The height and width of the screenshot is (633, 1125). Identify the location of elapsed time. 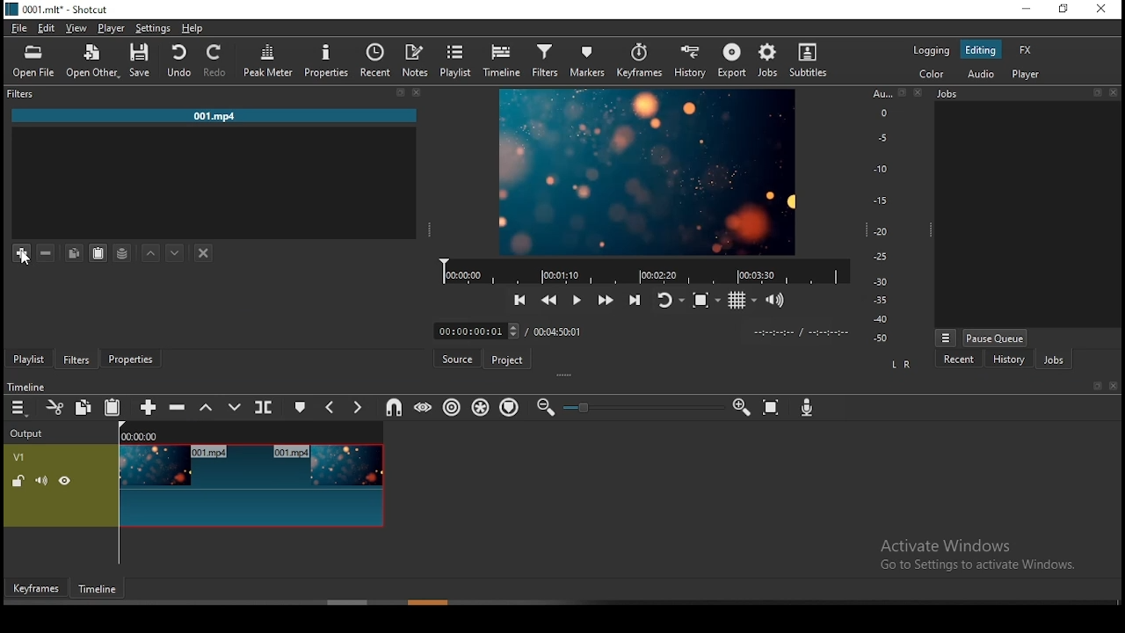
(477, 331).